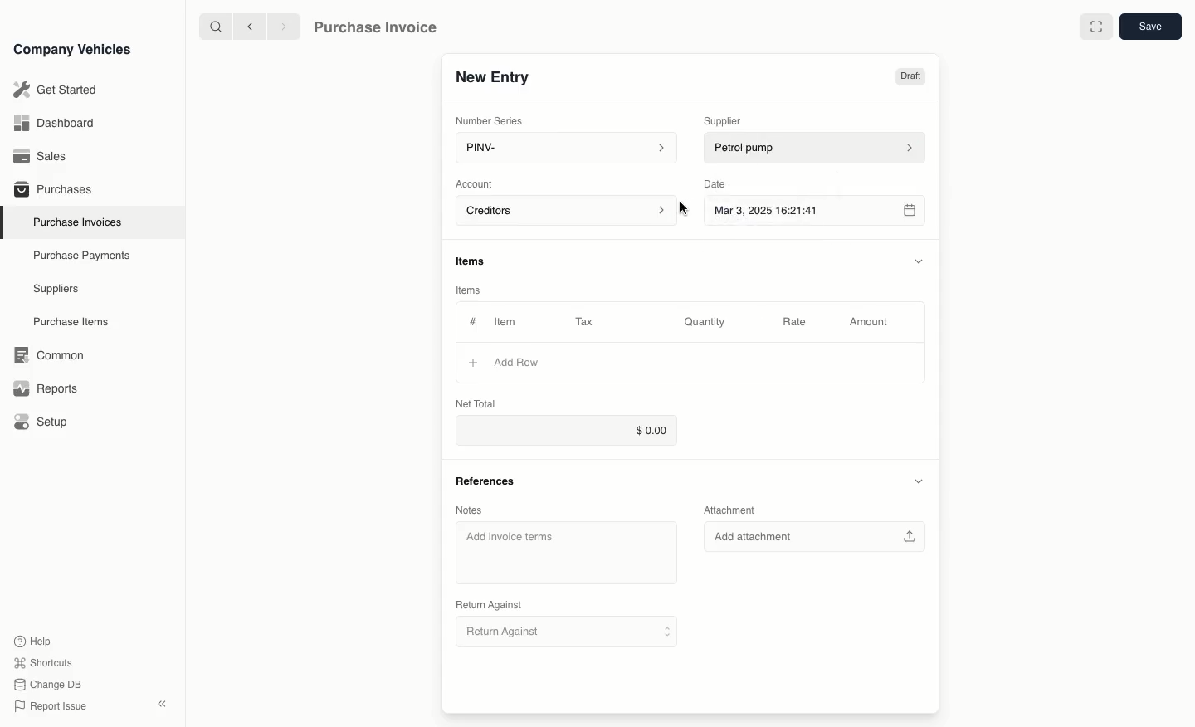 The height and width of the screenshot is (727, 1195). I want to click on Account, so click(475, 183).